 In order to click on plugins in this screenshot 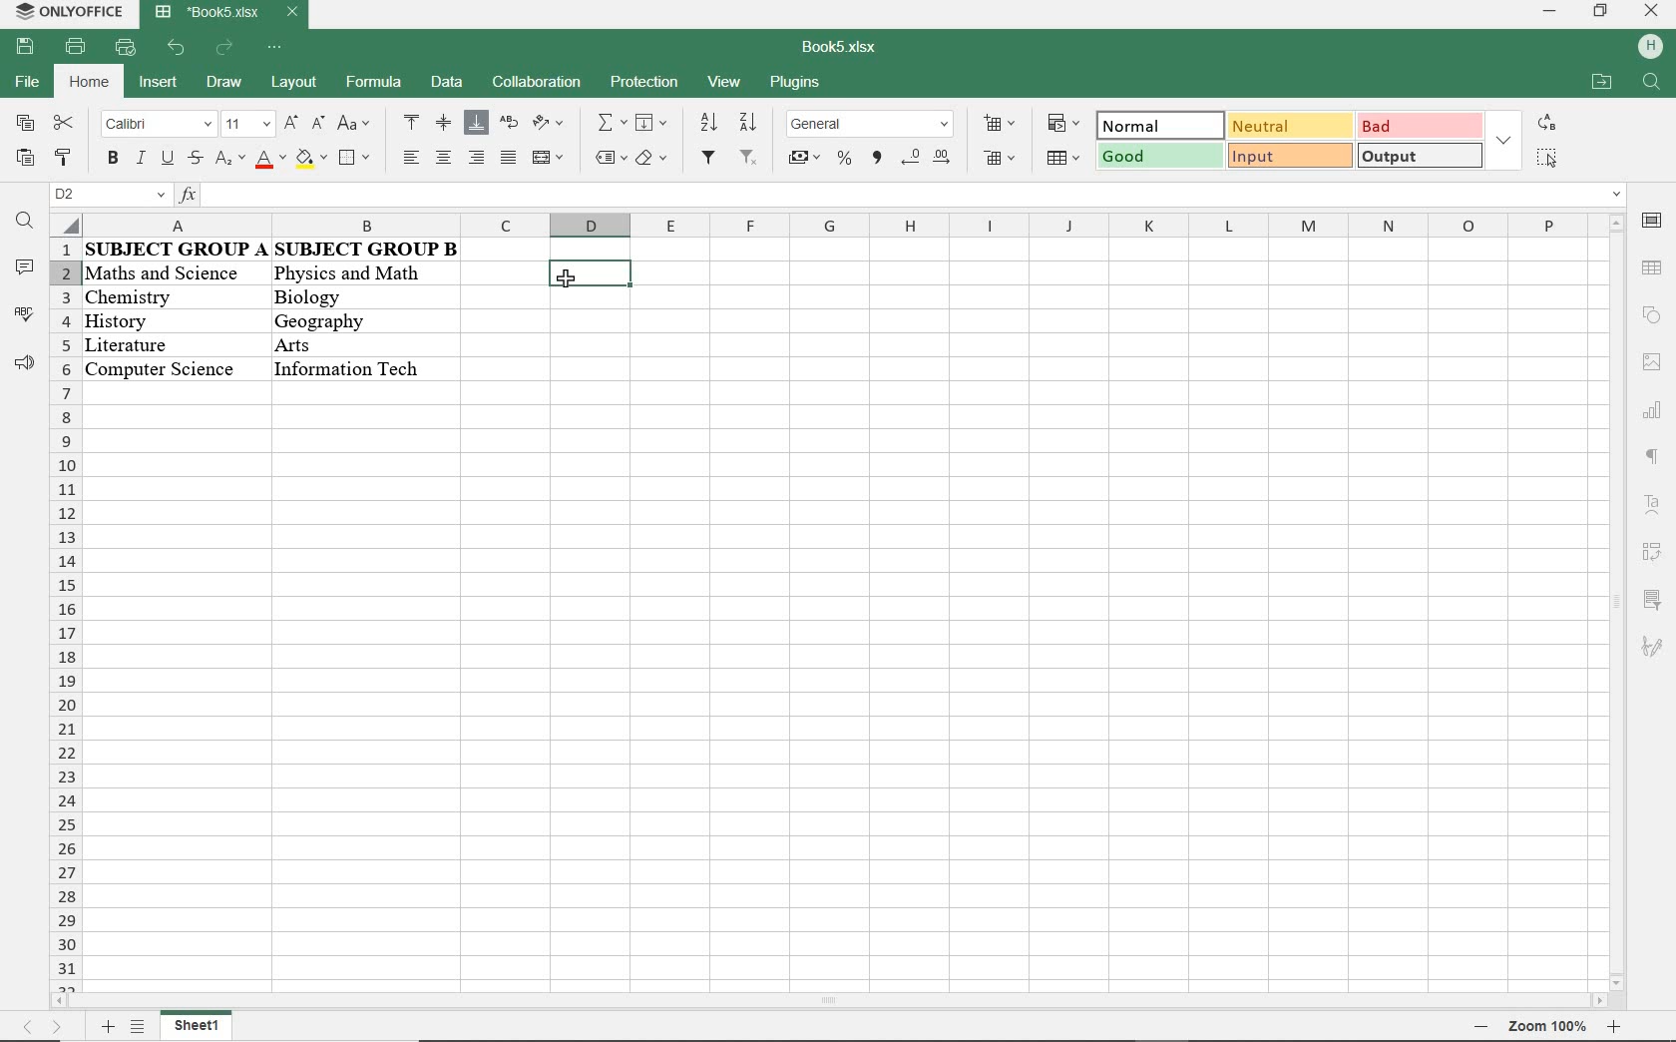, I will do `click(793, 84)`.